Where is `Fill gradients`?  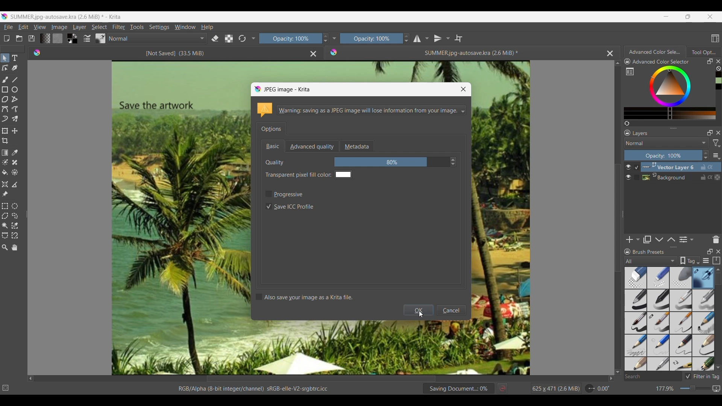
Fill gradients is located at coordinates (45, 38).